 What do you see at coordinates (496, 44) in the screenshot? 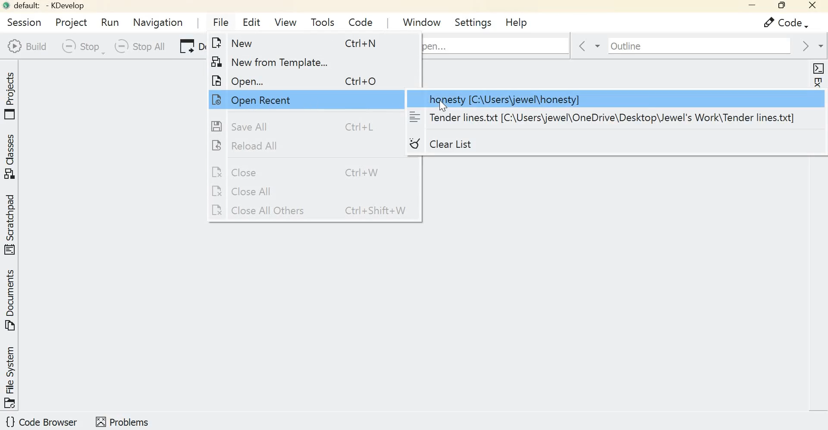
I see `Search for files, classes, functions and more, allowing you to quickly navigate in your source code` at bounding box center [496, 44].